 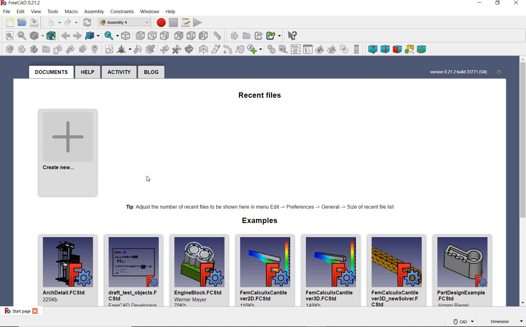 What do you see at coordinates (204, 36) in the screenshot?
I see `left` at bounding box center [204, 36].